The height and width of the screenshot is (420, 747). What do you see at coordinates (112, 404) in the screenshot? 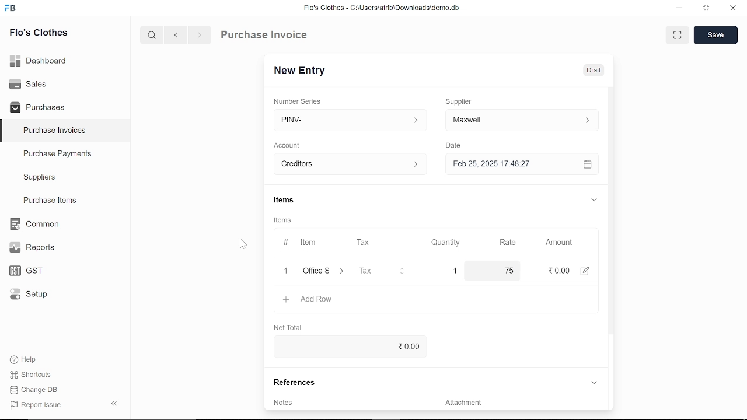
I see `hide` at bounding box center [112, 404].